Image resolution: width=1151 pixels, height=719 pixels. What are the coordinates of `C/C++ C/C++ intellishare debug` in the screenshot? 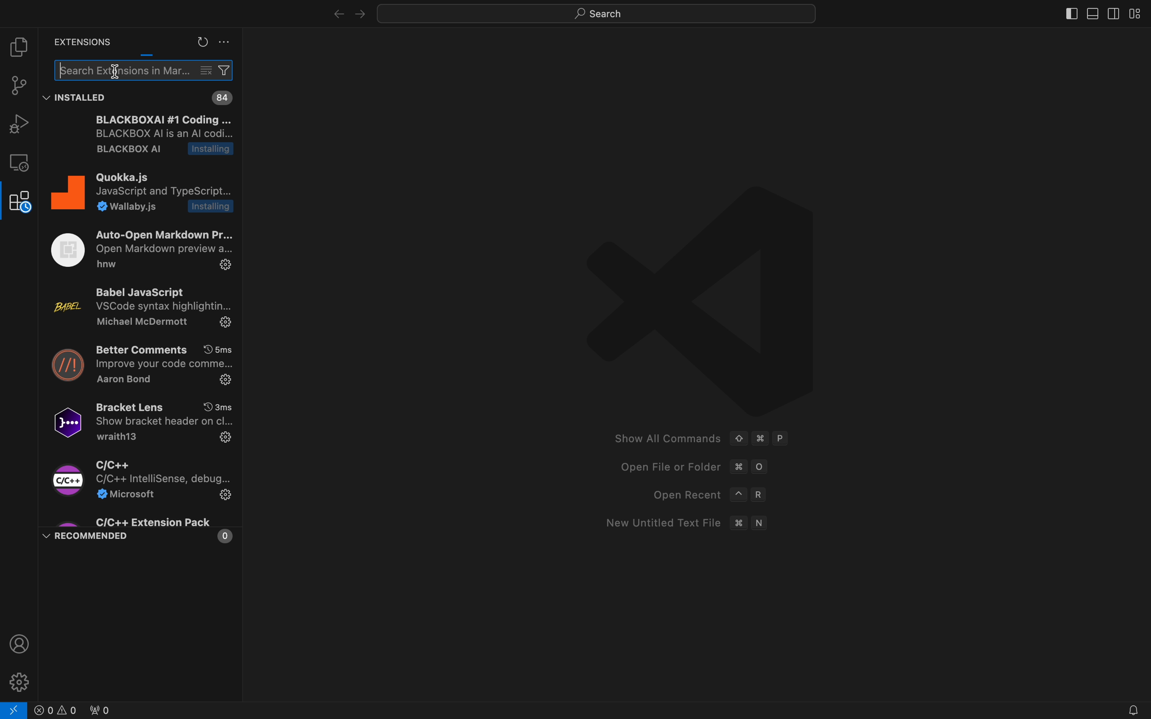 It's located at (146, 484).